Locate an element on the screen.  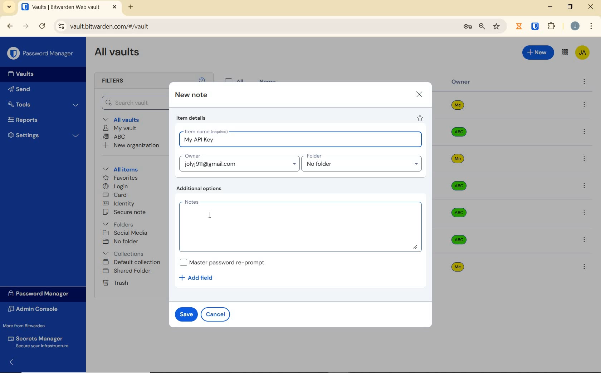
cursor is located at coordinates (210, 214).